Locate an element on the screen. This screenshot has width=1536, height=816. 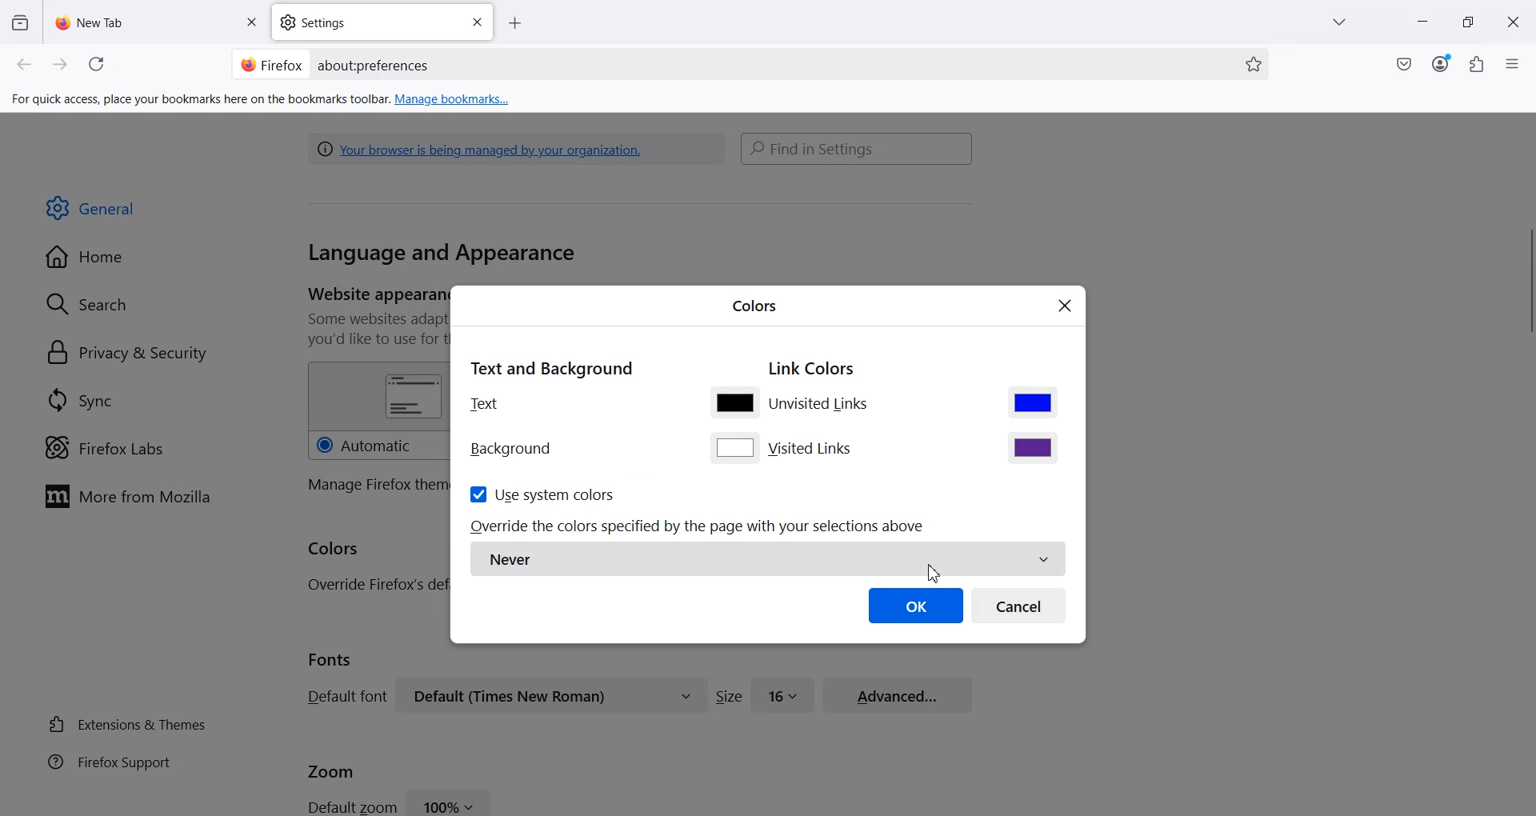
Text and Background is located at coordinates (550, 366).